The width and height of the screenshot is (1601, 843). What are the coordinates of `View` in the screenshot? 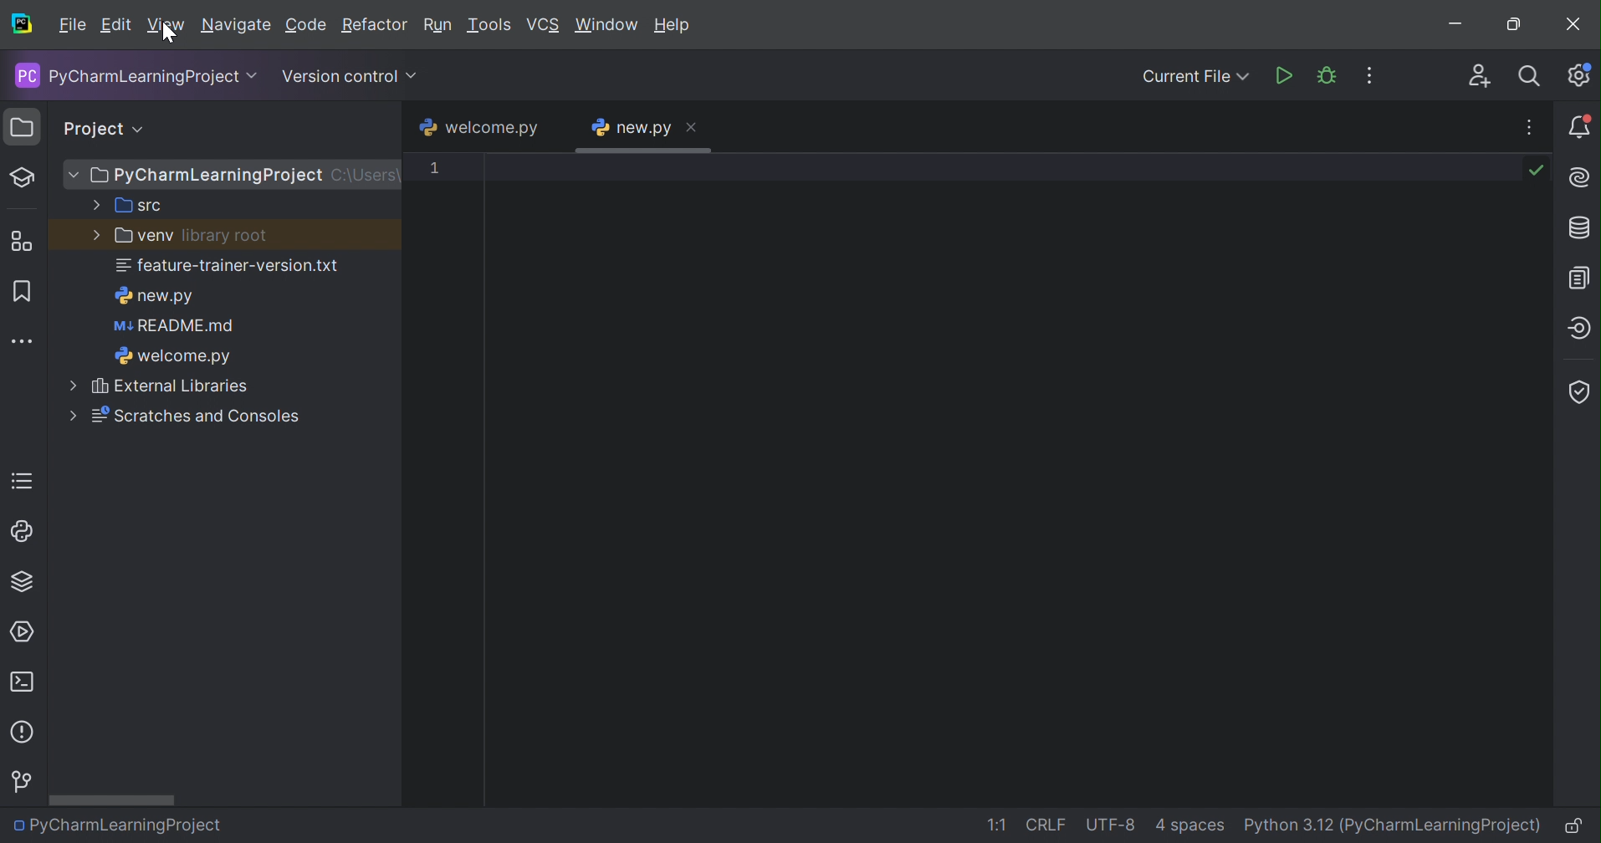 It's located at (166, 25).